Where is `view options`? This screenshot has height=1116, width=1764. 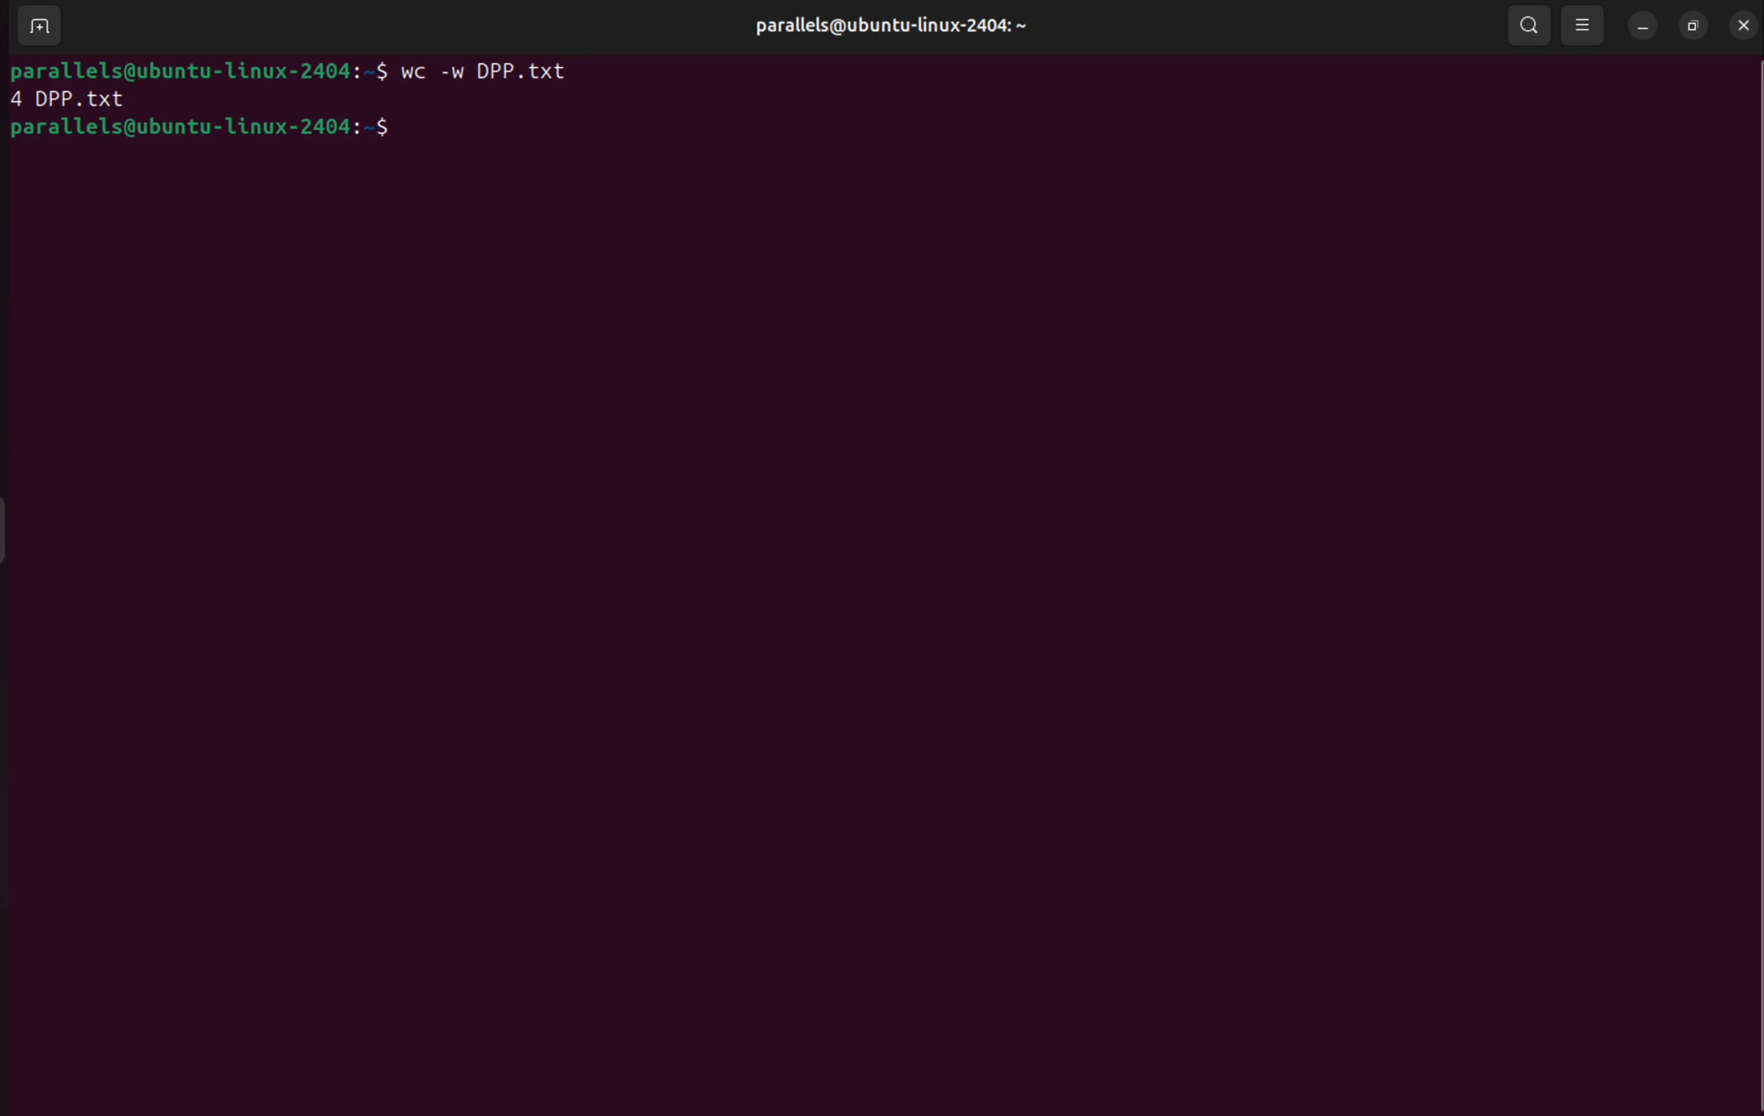
view options is located at coordinates (1586, 26).